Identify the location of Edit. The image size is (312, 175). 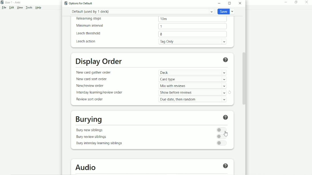
(12, 7).